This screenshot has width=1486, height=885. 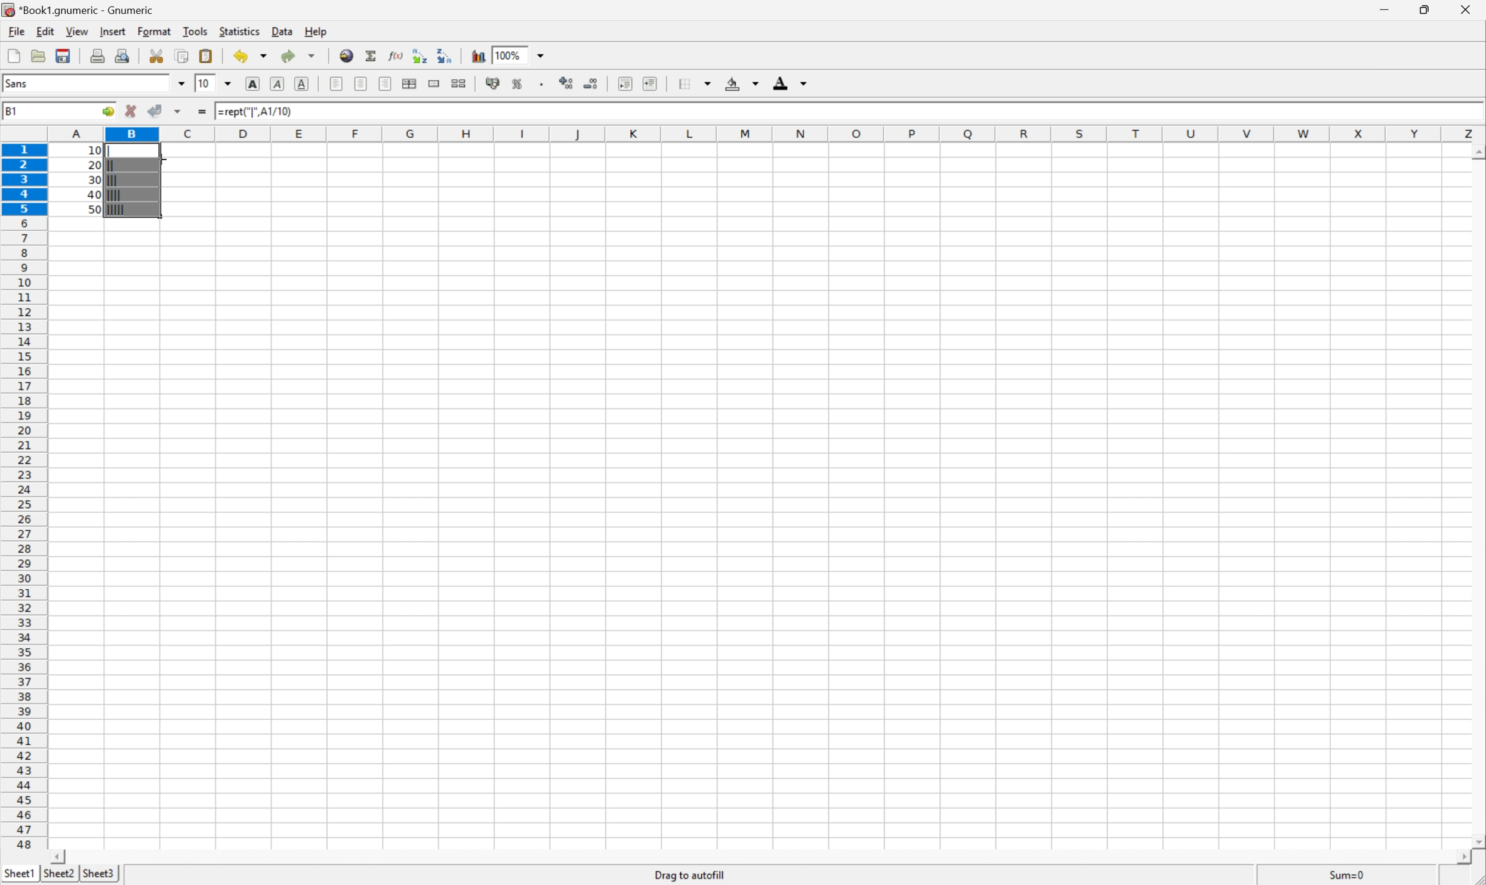 I want to click on Bold, so click(x=252, y=83).